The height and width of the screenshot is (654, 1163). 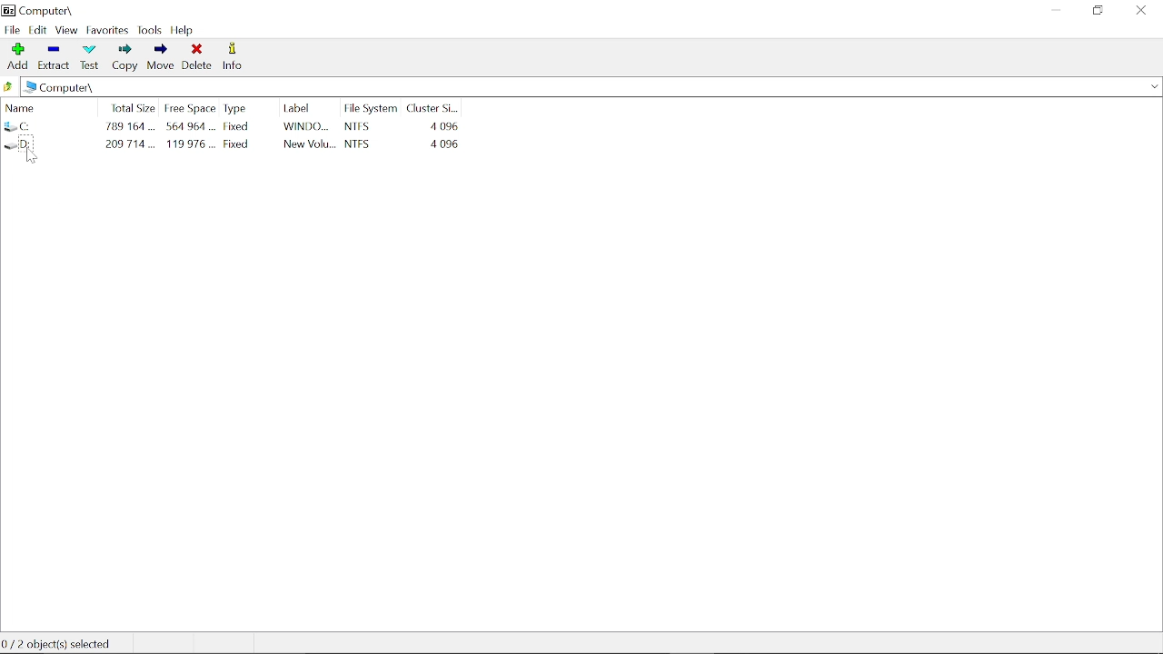 What do you see at coordinates (188, 107) in the screenshot?
I see `free space` at bounding box center [188, 107].